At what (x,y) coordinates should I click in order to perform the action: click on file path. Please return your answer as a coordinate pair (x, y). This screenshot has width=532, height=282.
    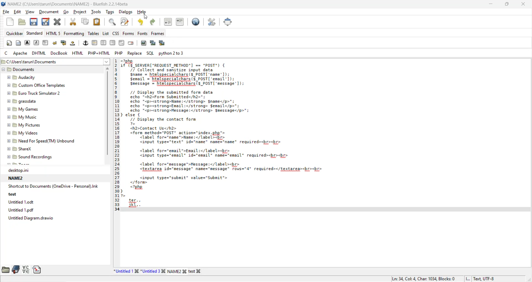
    Looking at the image, I should click on (57, 62).